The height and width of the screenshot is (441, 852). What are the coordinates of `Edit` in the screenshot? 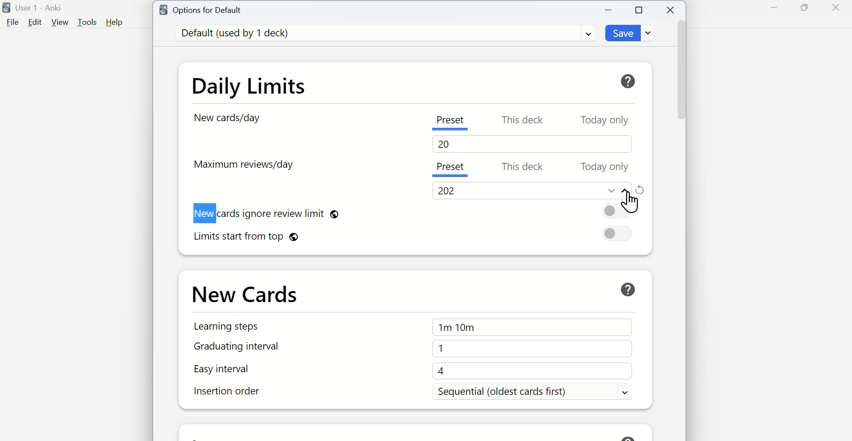 It's located at (35, 22).